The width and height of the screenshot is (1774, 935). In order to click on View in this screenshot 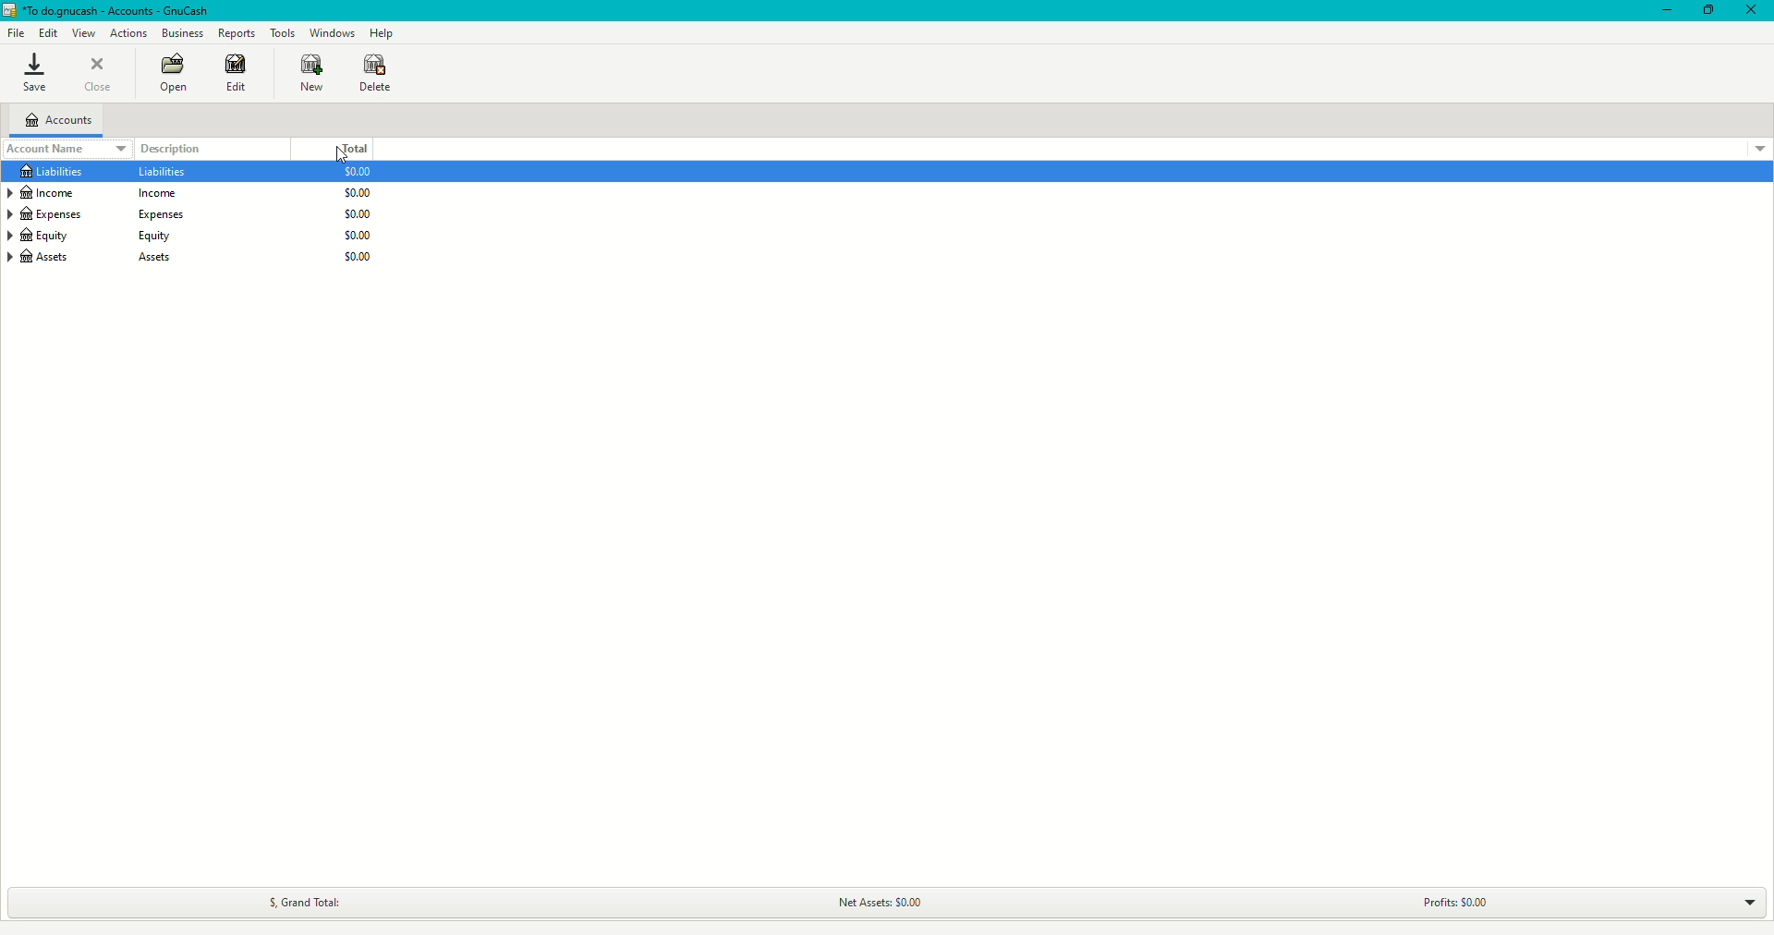, I will do `click(83, 32)`.